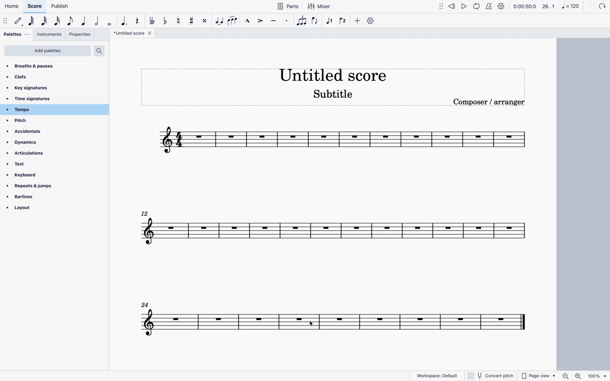  Describe the element at coordinates (287, 21) in the screenshot. I see `staccato` at that location.